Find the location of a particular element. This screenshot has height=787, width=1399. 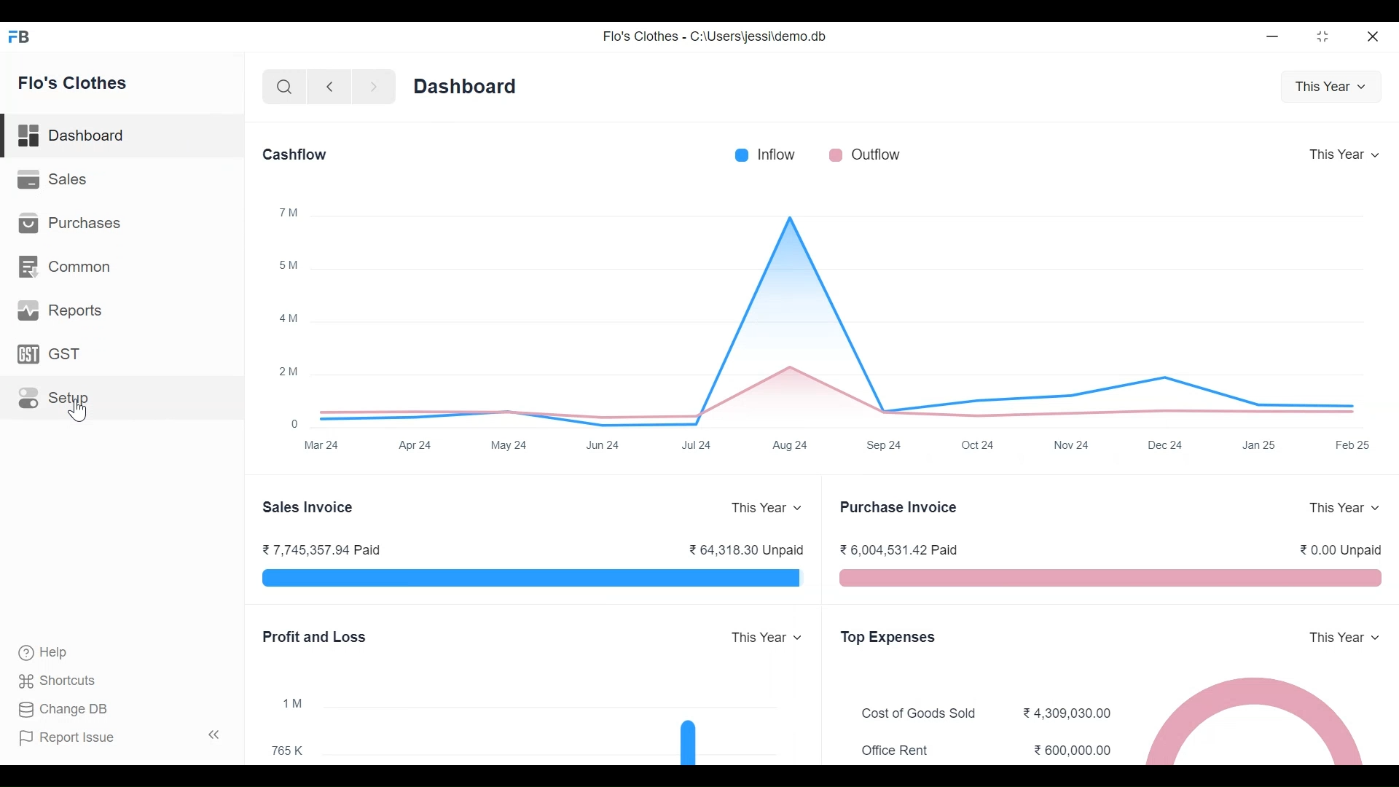

dashboard is located at coordinates (466, 87).